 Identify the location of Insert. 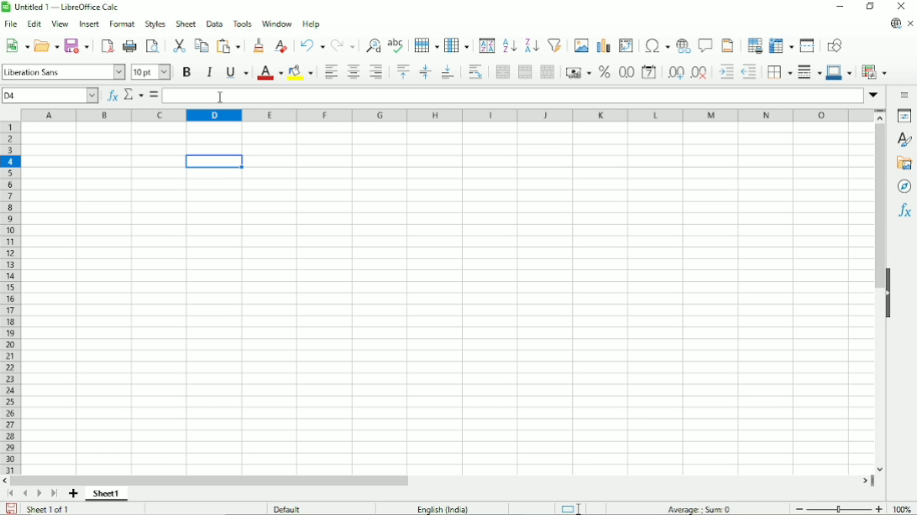
(90, 23).